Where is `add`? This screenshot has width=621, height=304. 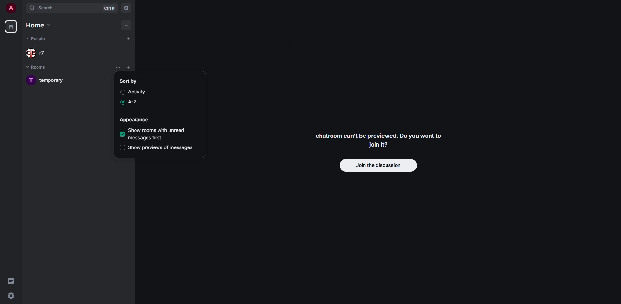
add is located at coordinates (129, 39).